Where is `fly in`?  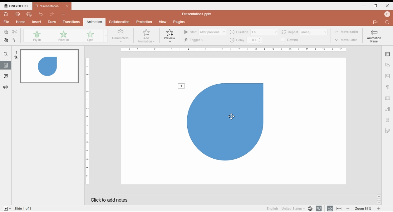 fly in is located at coordinates (37, 36).